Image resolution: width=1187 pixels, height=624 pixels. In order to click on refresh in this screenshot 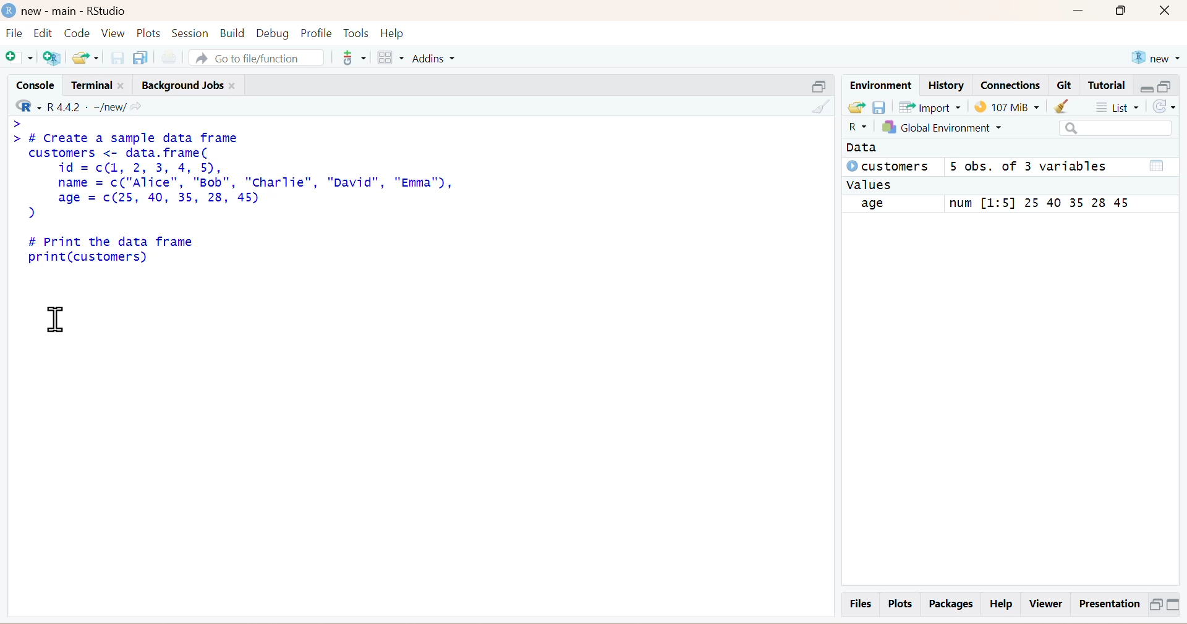, I will do `click(1169, 108)`.